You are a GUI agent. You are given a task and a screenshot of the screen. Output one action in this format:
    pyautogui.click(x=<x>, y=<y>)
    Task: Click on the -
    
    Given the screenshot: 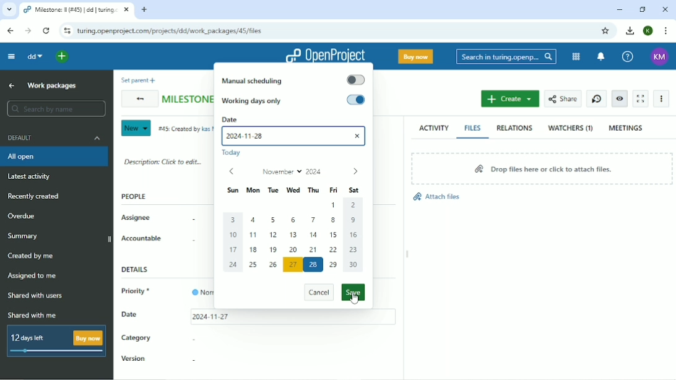 What is the action you would take?
    pyautogui.click(x=191, y=241)
    